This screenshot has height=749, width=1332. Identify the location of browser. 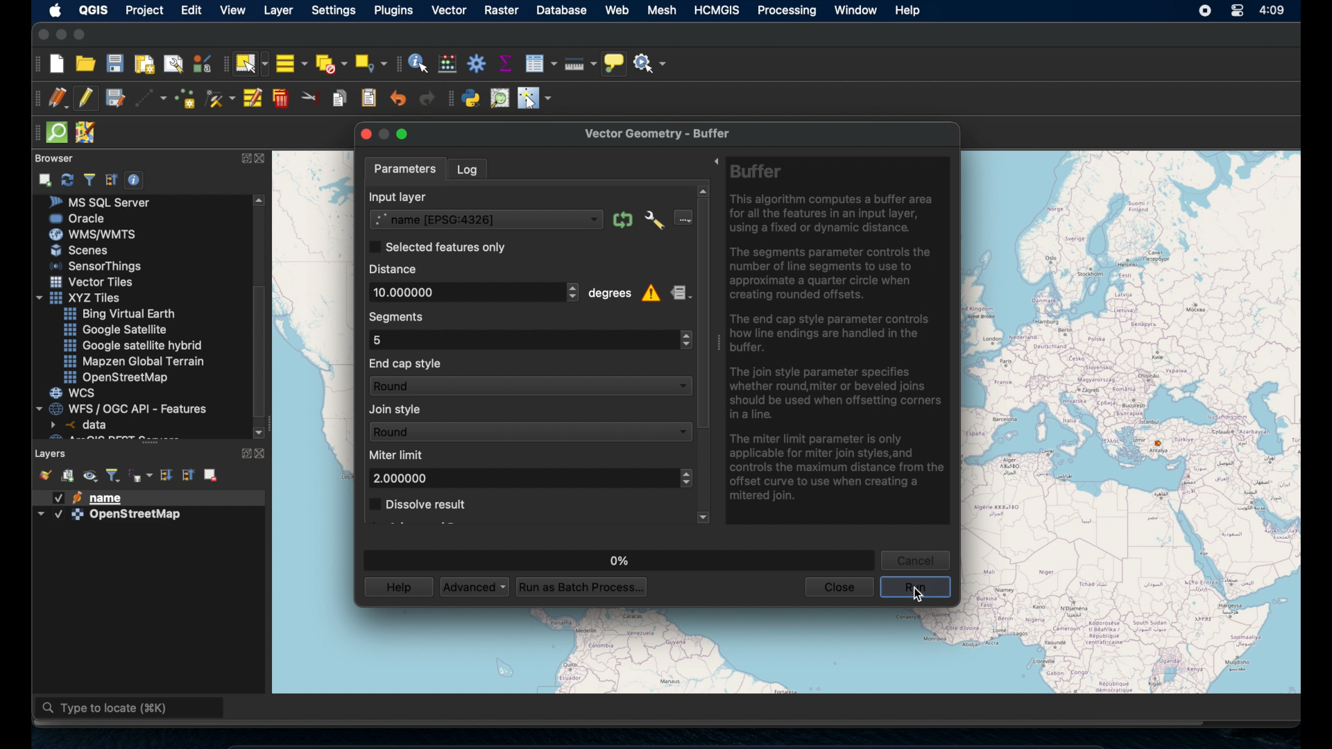
(52, 157).